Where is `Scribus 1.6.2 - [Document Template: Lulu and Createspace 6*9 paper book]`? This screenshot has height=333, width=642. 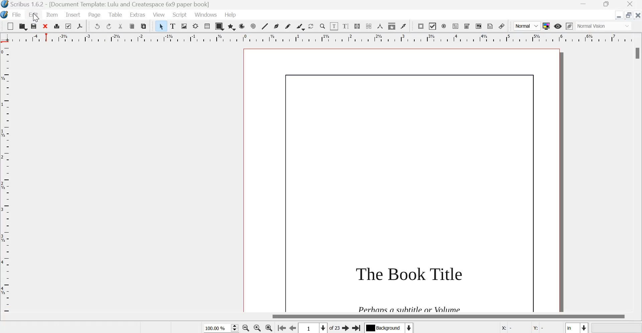
Scribus 1.6.2 - [Document Template: Lulu and Createspace 6*9 paper book] is located at coordinates (106, 4).